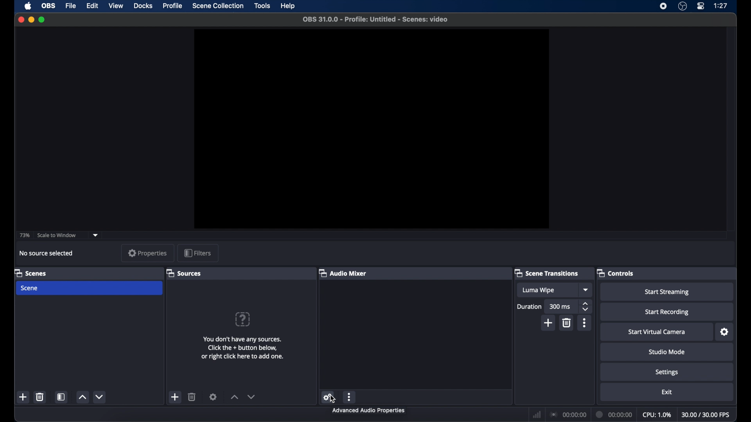 The image size is (751, 422). I want to click on add, so click(549, 323).